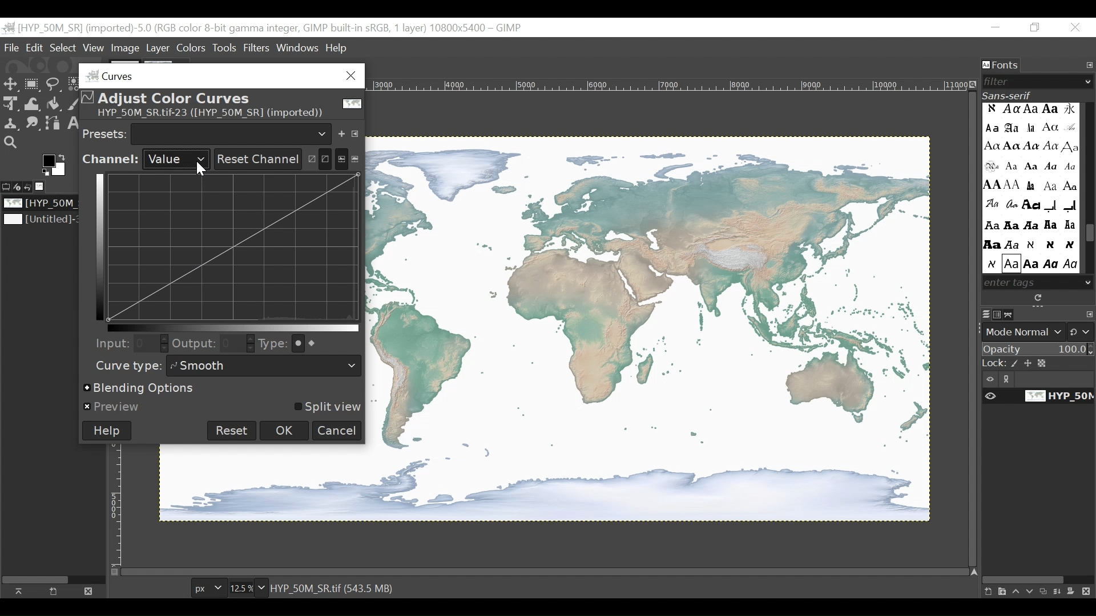  I want to click on Reset, so click(232, 431).